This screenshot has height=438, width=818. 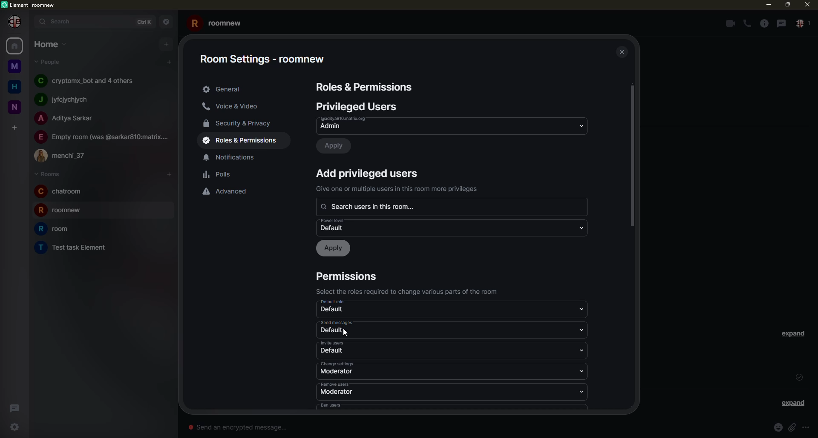 I want to click on people, so click(x=64, y=156).